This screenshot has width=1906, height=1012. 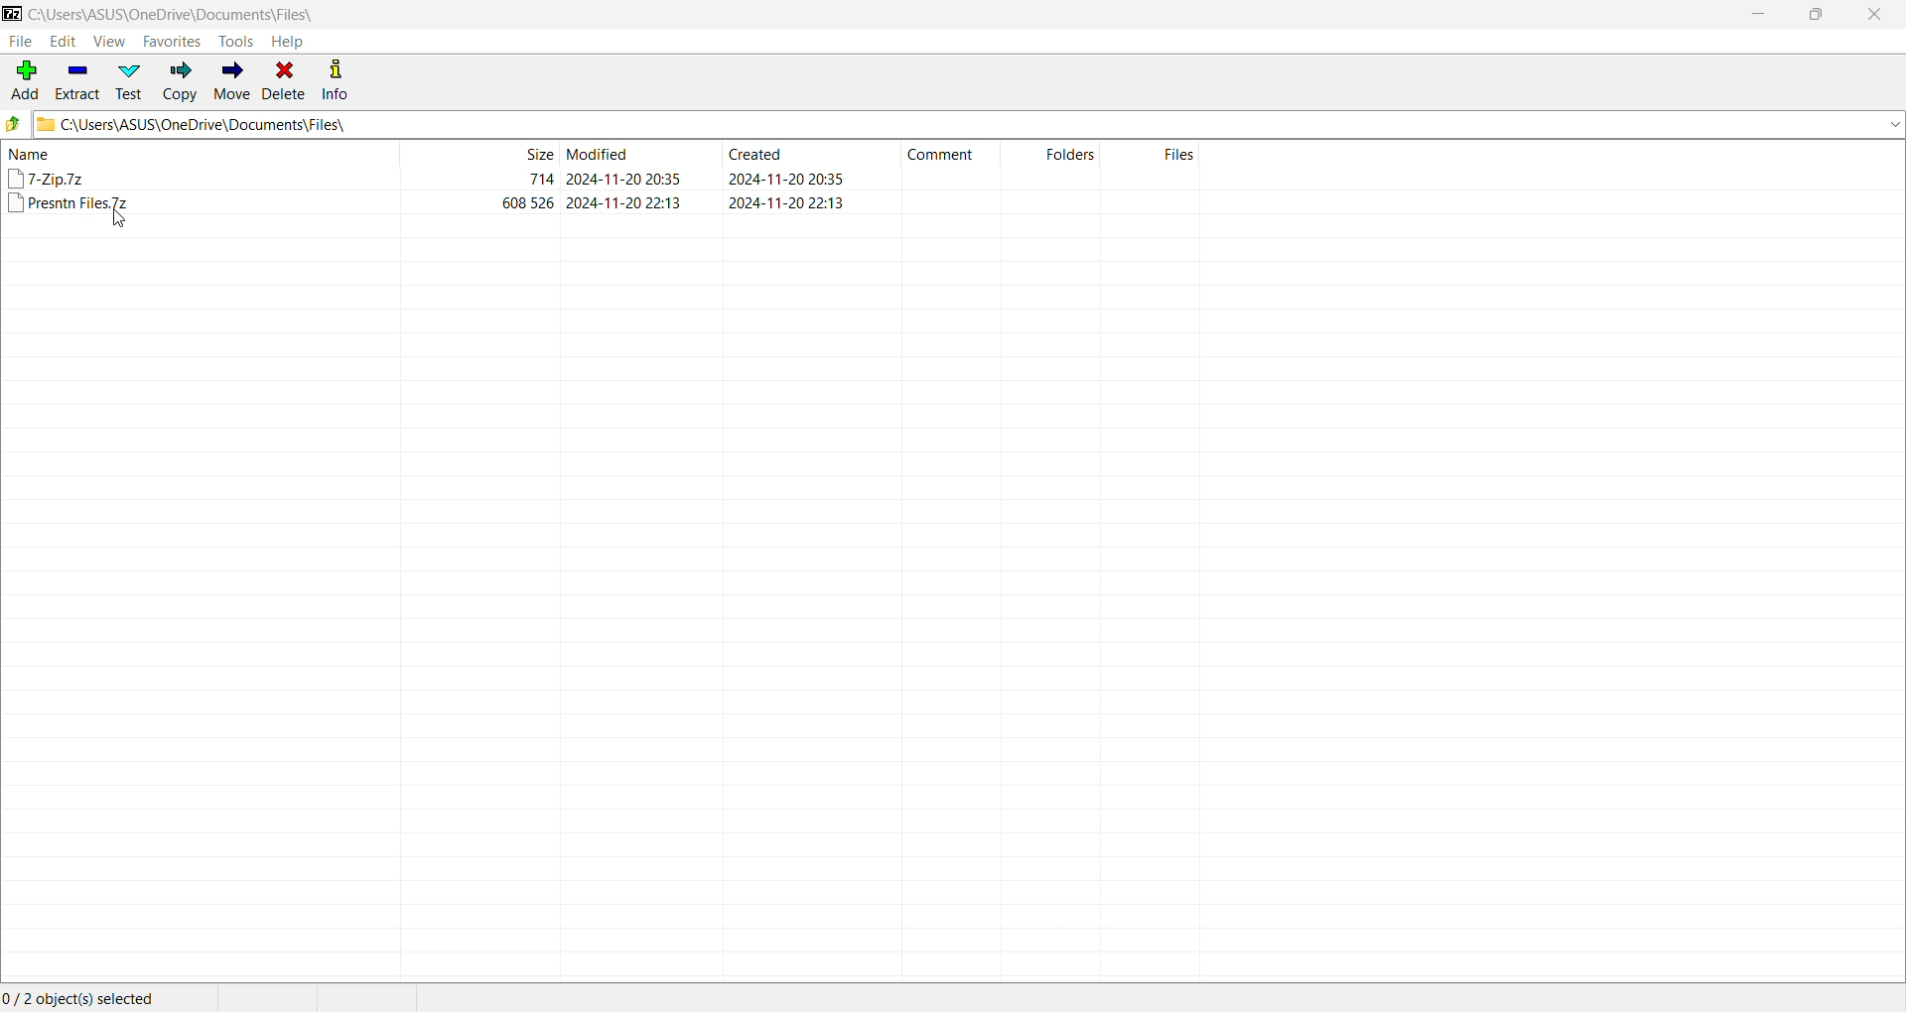 What do you see at coordinates (181, 81) in the screenshot?
I see `Copy` at bounding box center [181, 81].